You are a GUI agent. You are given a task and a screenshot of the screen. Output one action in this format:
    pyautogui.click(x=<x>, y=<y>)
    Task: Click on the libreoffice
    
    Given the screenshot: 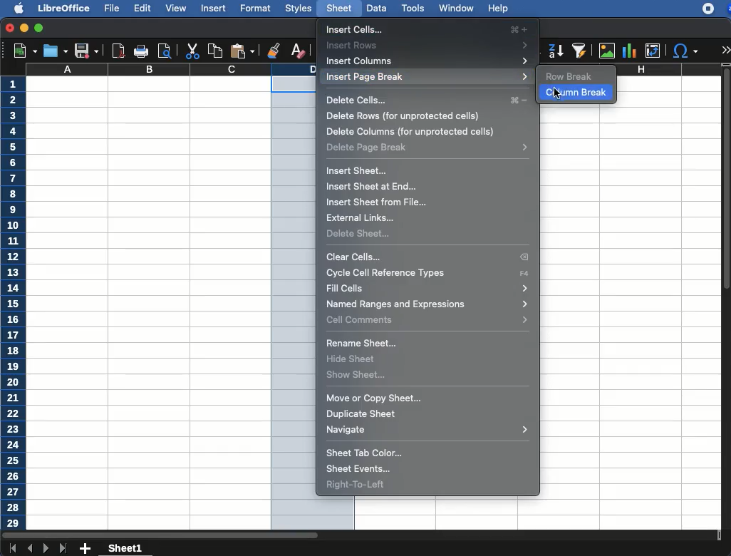 What is the action you would take?
    pyautogui.click(x=62, y=7)
    